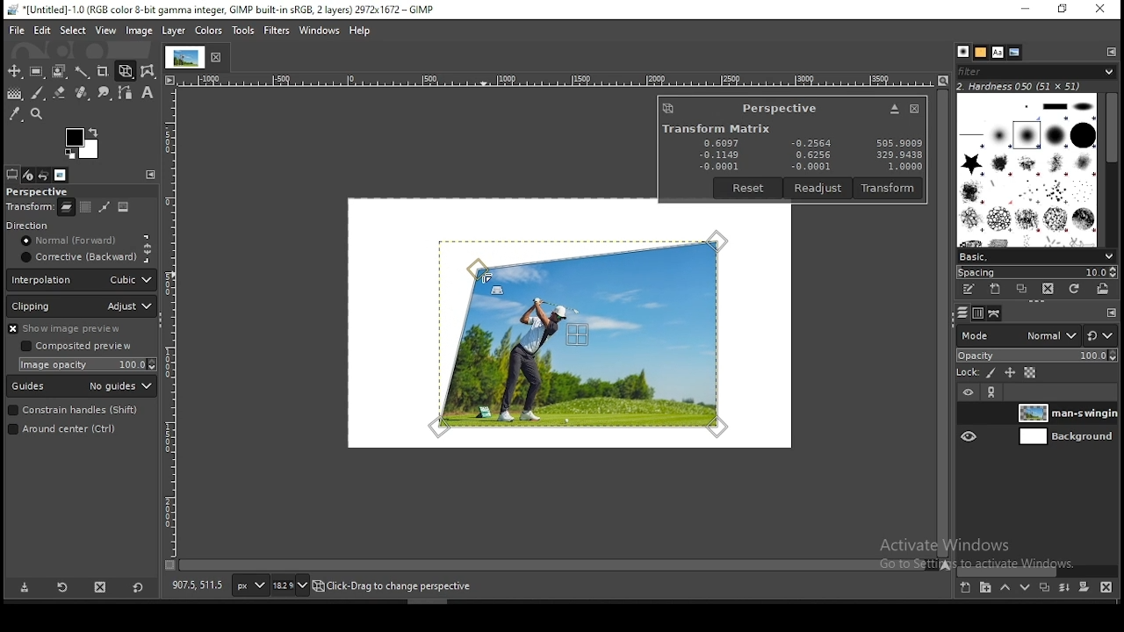  Describe the element at coordinates (139, 31) in the screenshot. I see `image` at that location.